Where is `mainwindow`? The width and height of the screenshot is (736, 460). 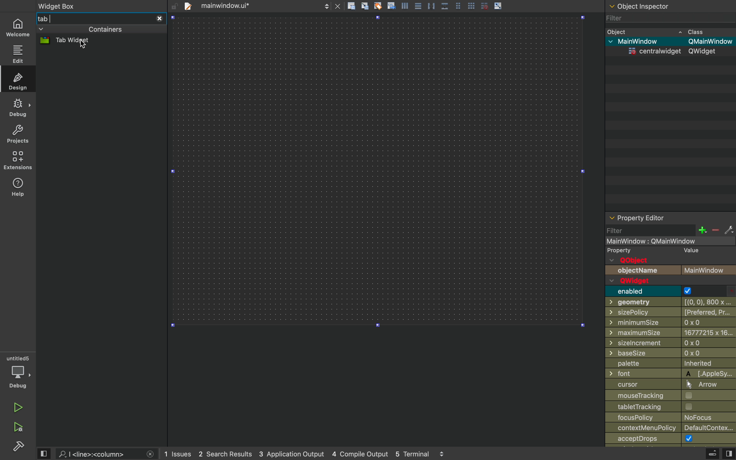
mainwindow is located at coordinates (670, 241).